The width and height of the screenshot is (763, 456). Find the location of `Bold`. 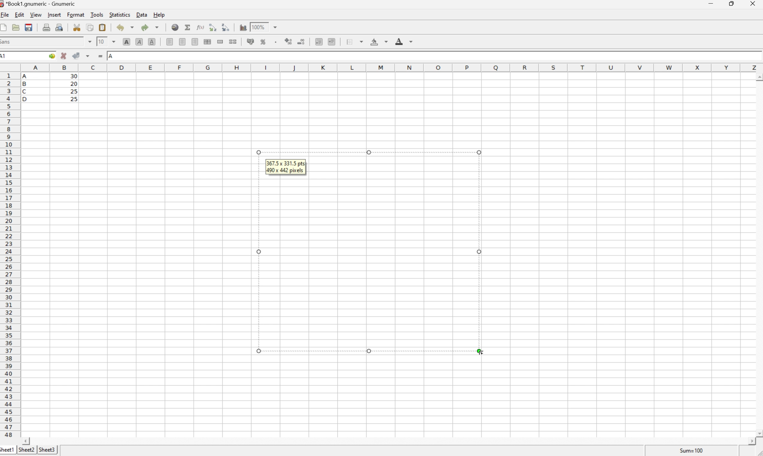

Bold is located at coordinates (126, 42).